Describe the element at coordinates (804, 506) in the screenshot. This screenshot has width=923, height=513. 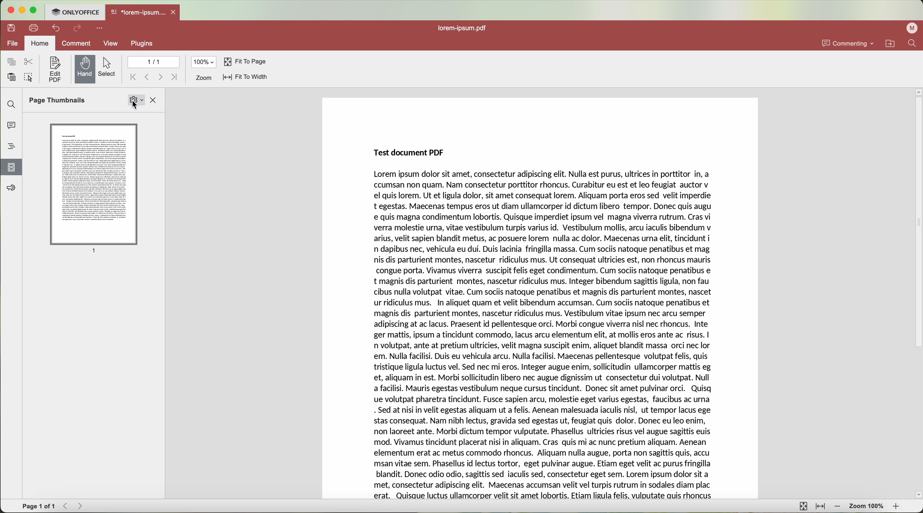
I see `fit to page` at that location.